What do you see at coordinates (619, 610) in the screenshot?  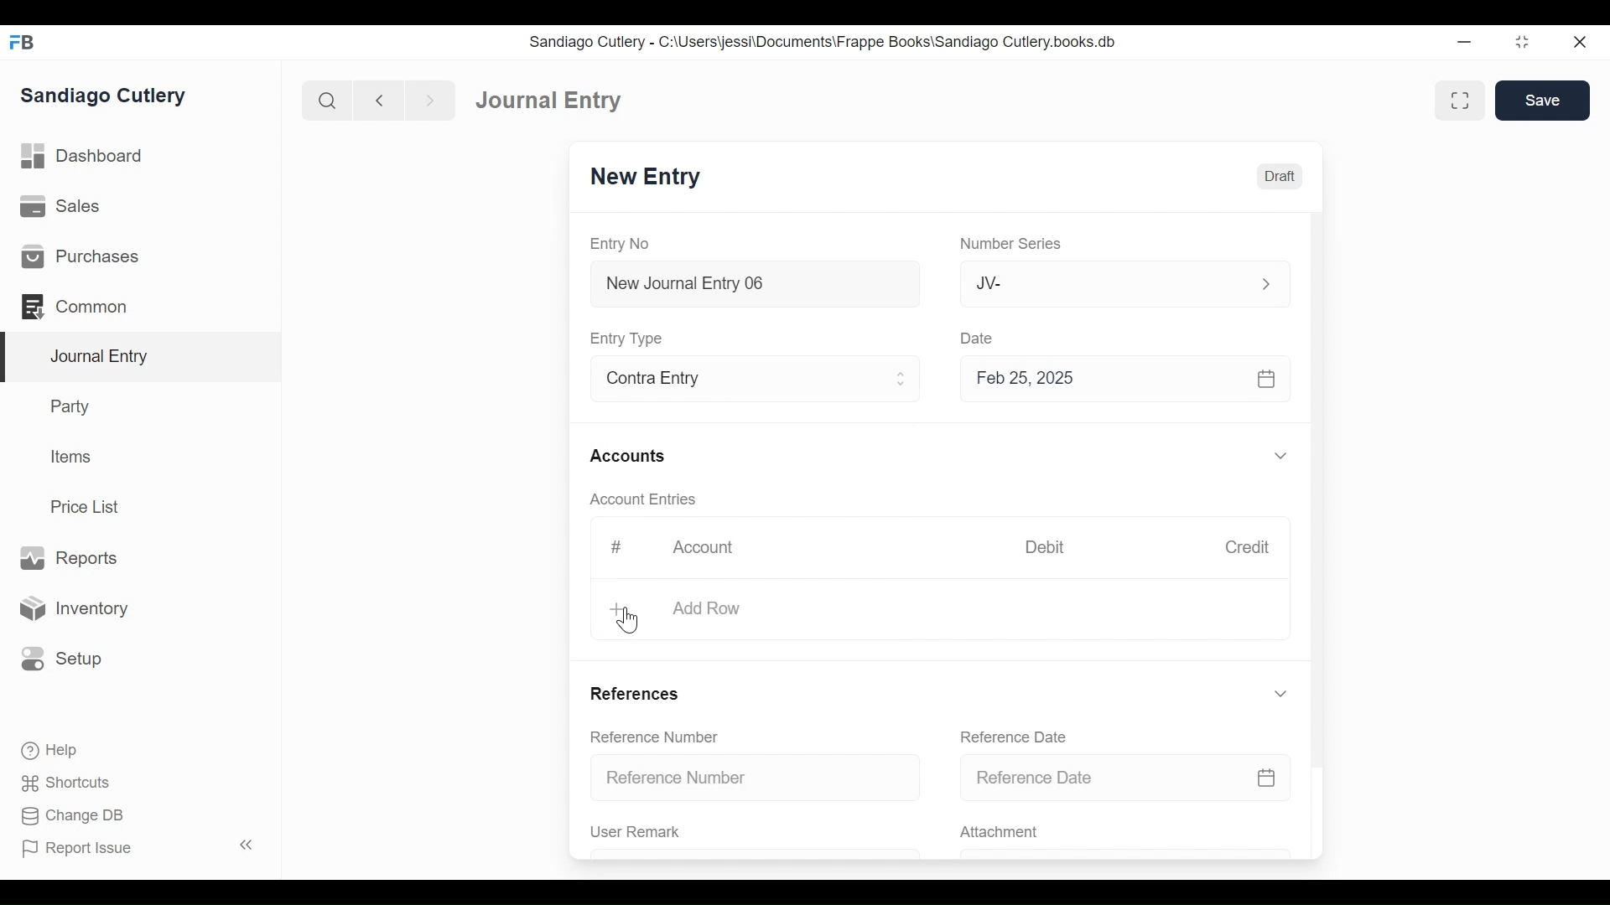 I see `+` at bounding box center [619, 610].